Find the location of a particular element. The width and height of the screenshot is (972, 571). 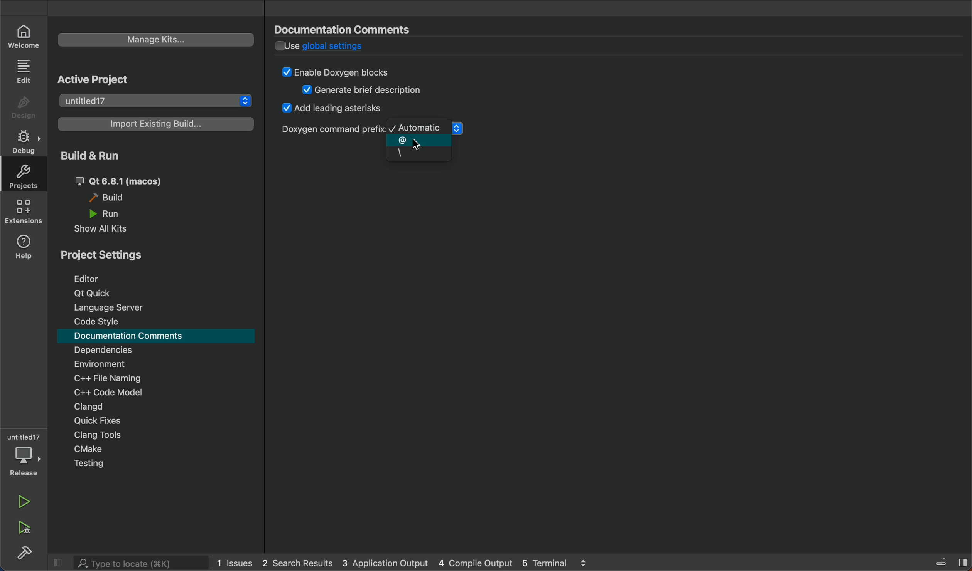

search bar is located at coordinates (141, 563).